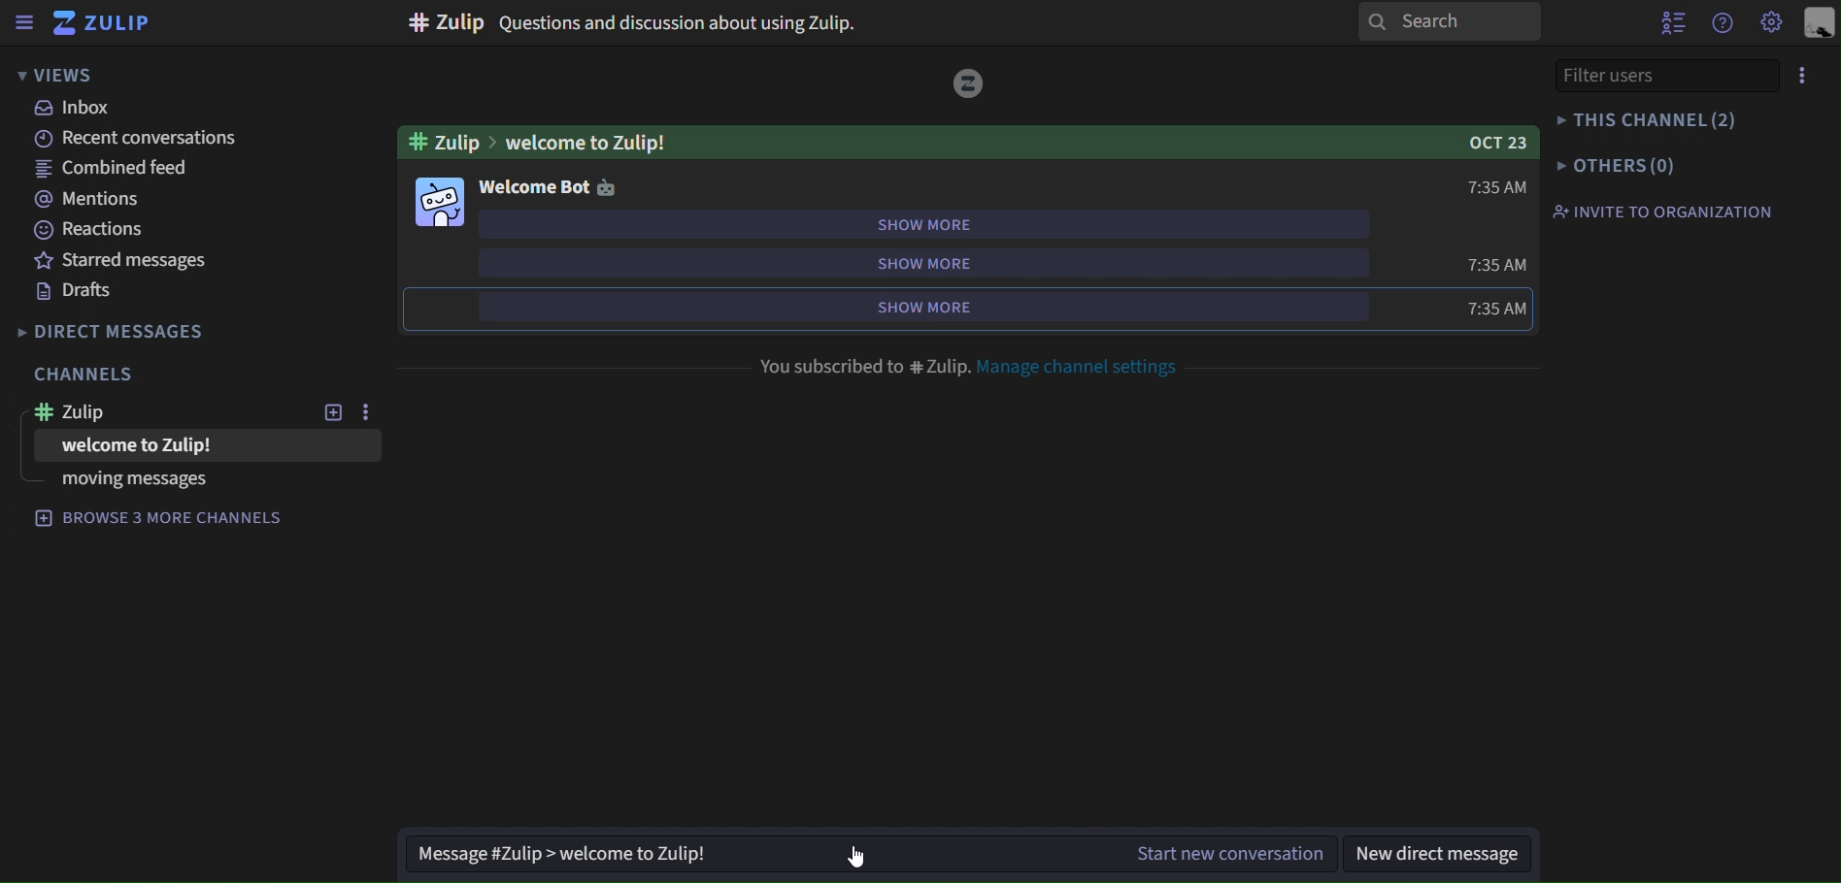  Describe the element at coordinates (162, 446) in the screenshot. I see `welcome to zulip` at that location.